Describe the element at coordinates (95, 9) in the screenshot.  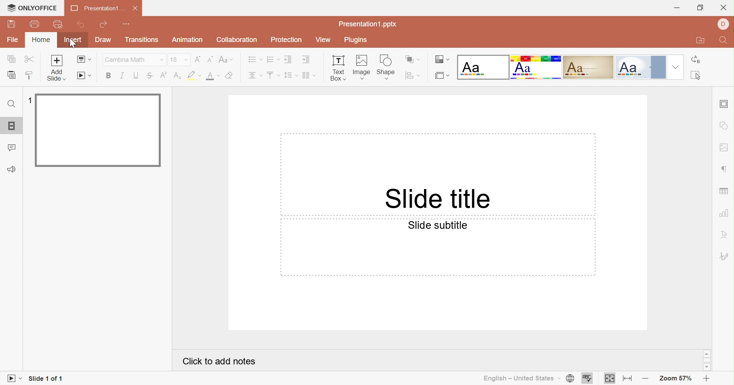
I see `Presentation1` at that location.